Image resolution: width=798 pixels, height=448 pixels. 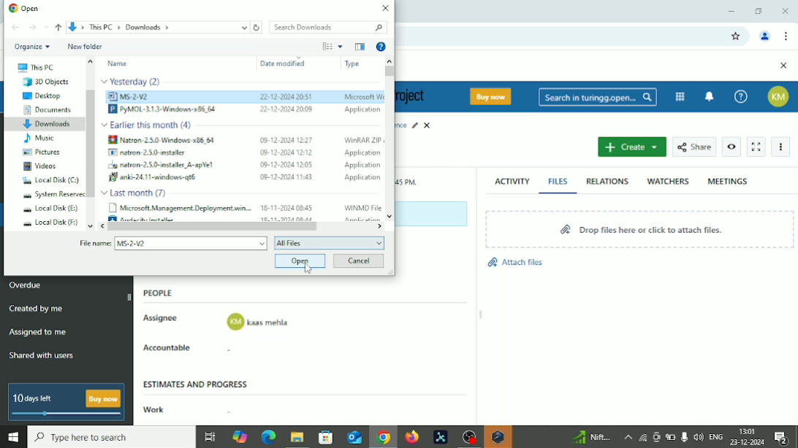 What do you see at coordinates (607, 182) in the screenshot?
I see `Relations` at bounding box center [607, 182].